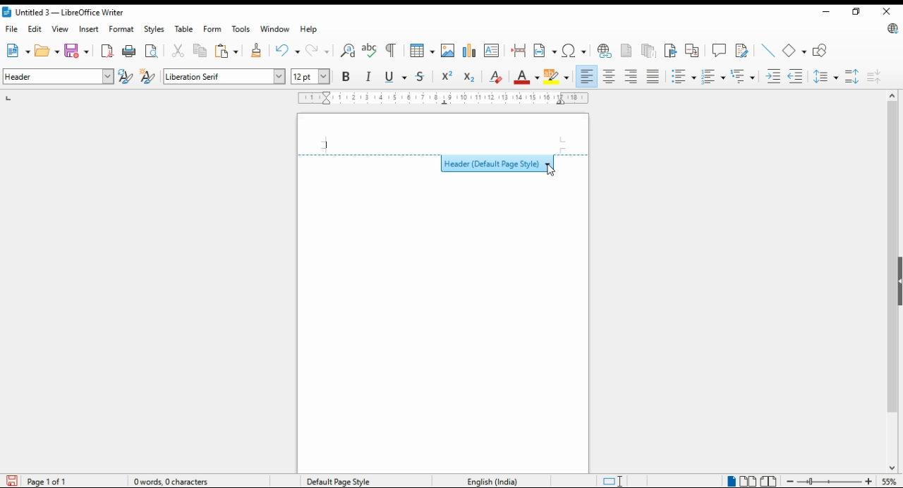 This screenshot has width=903, height=488. What do you see at coordinates (36, 29) in the screenshot?
I see `dit` at bounding box center [36, 29].